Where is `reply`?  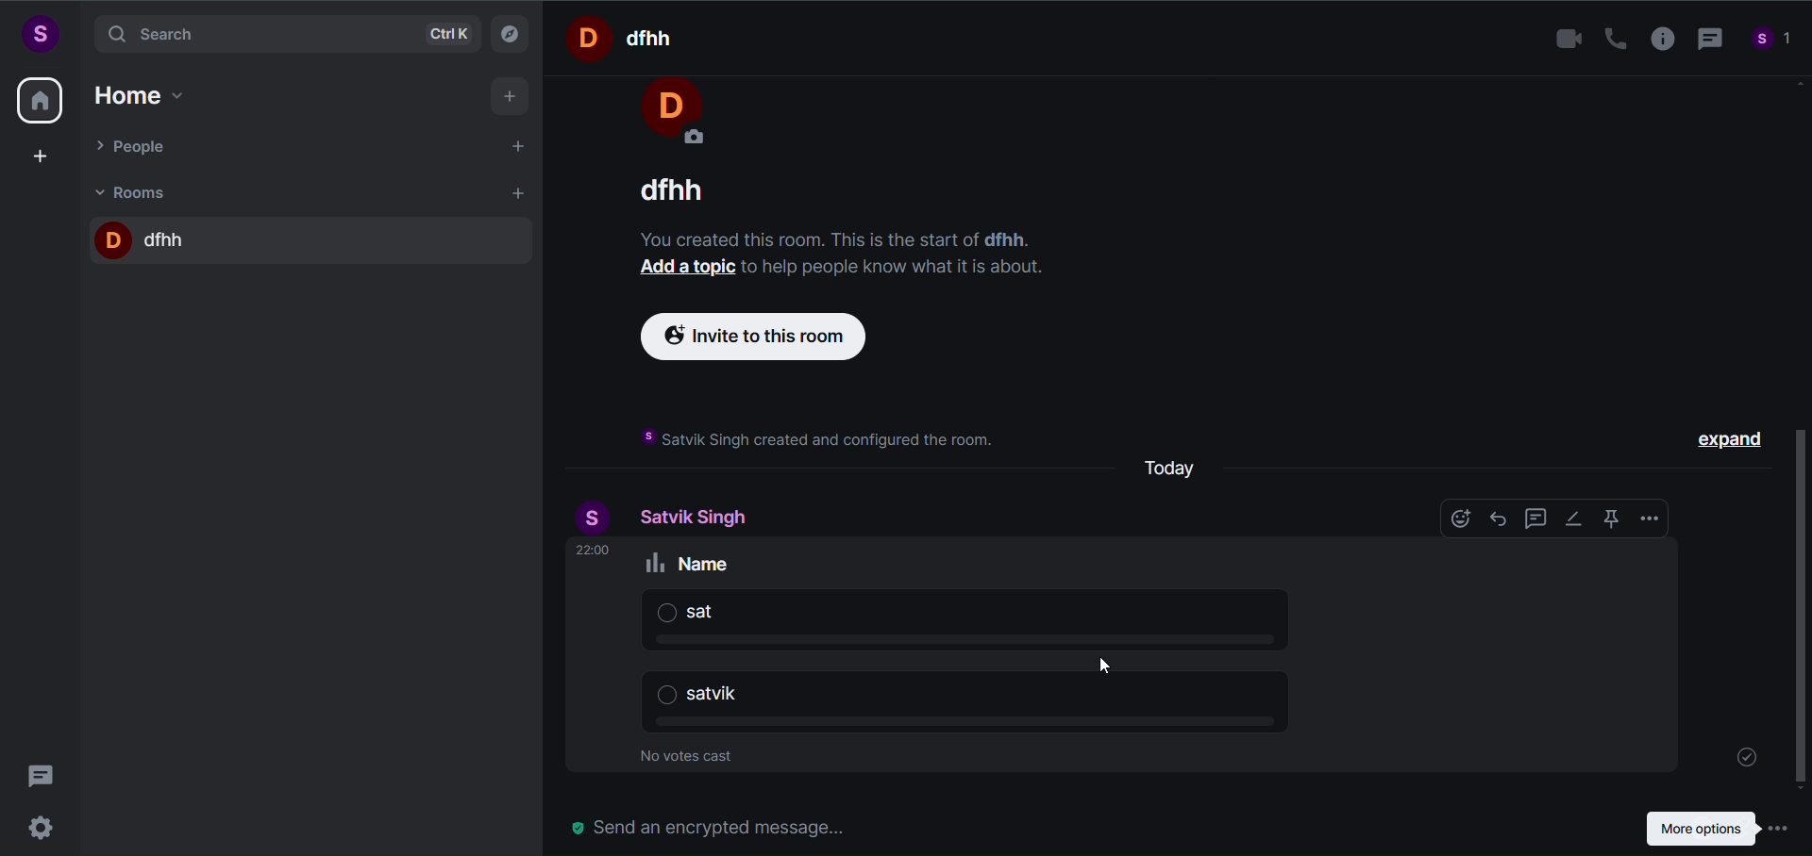
reply is located at coordinates (1495, 519).